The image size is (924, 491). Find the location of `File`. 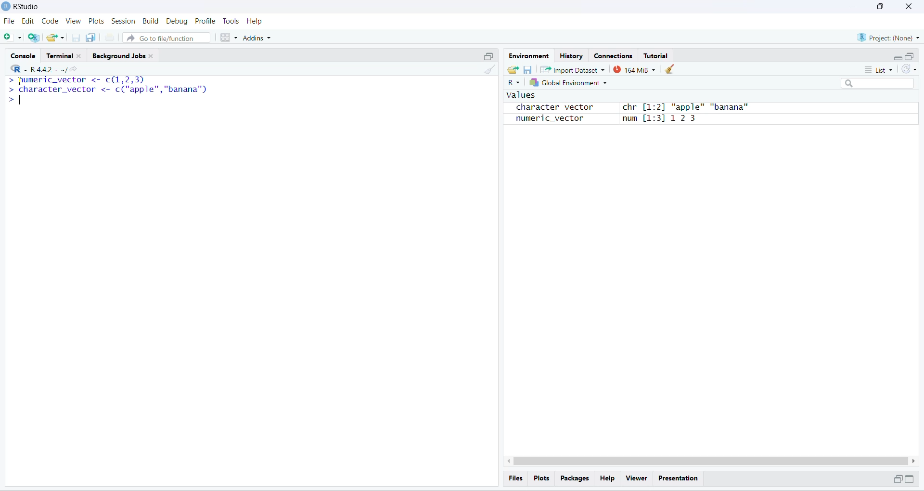

File is located at coordinates (10, 22).